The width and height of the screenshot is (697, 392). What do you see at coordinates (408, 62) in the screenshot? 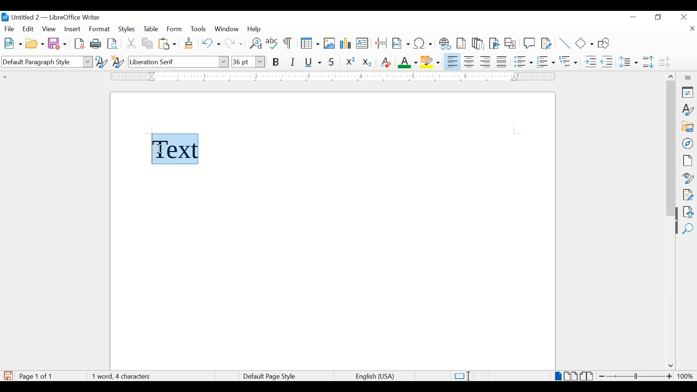
I see `font color` at bounding box center [408, 62].